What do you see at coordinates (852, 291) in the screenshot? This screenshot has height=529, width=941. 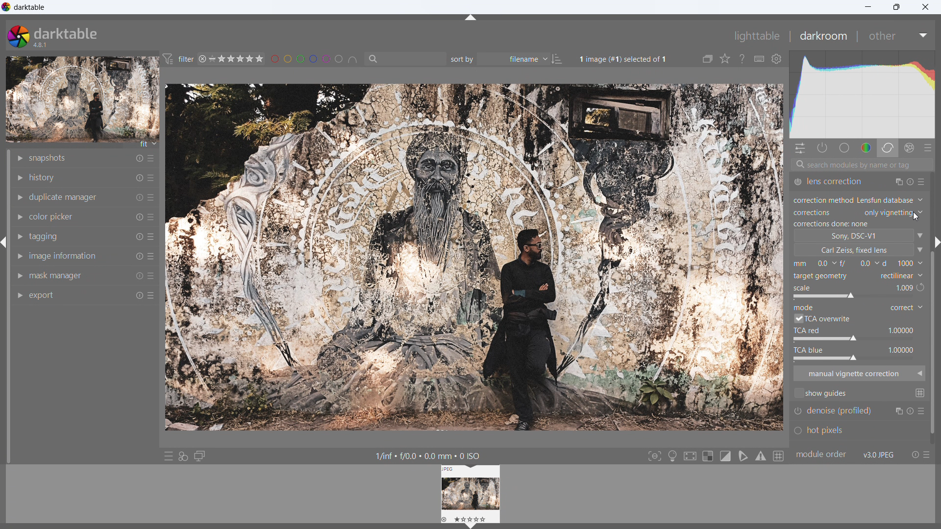 I see `scale` at bounding box center [852, 291].